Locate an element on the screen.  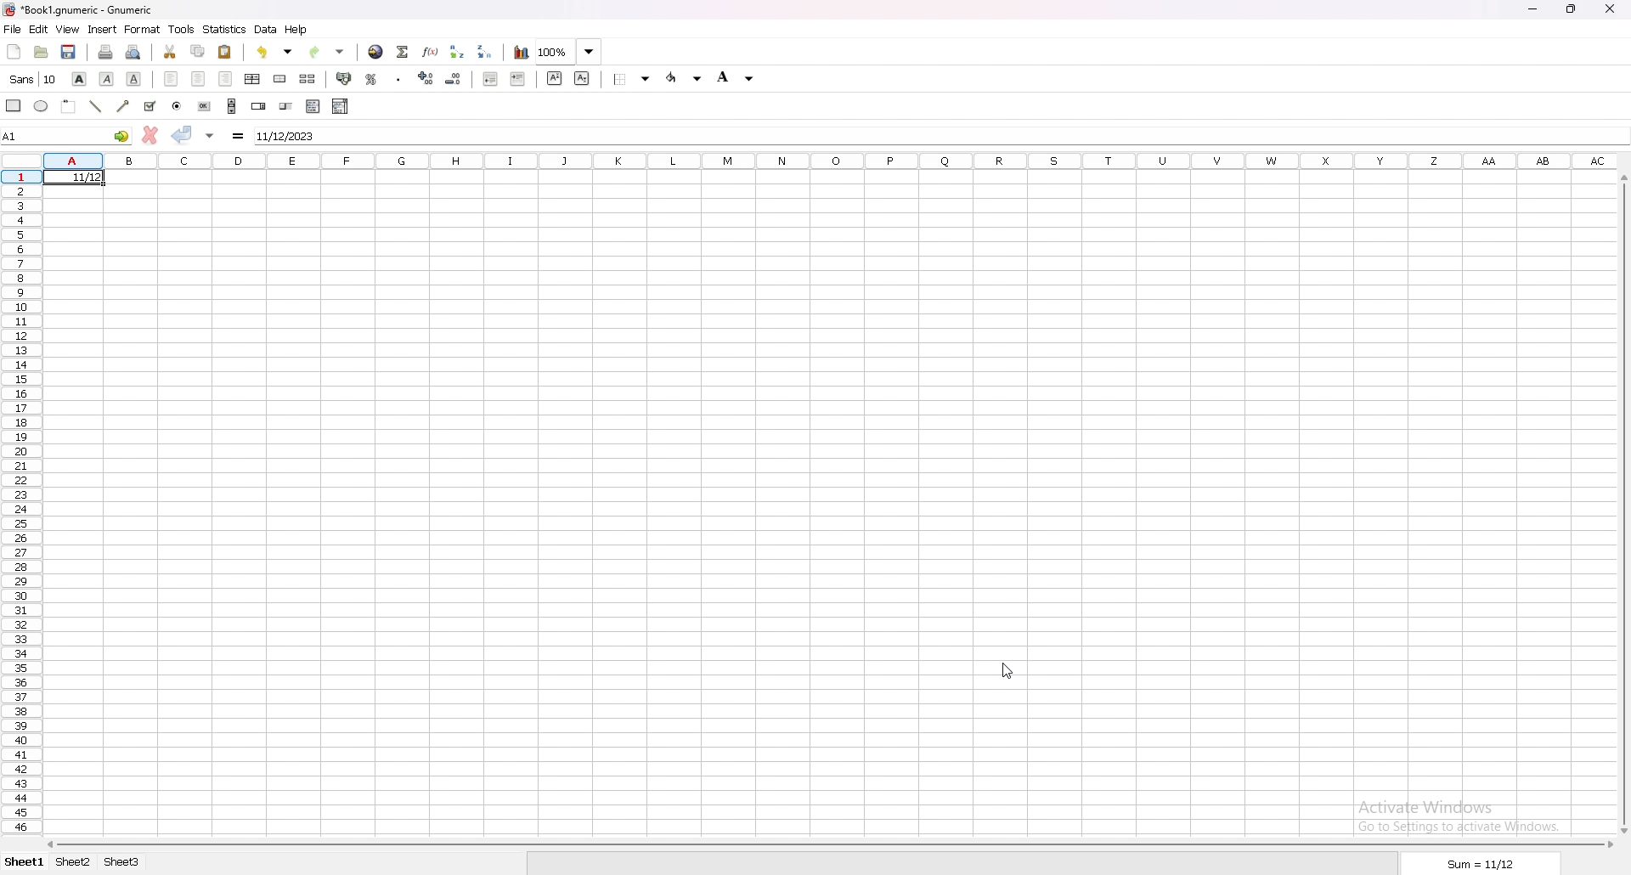
scroll bar is located at coordinates (832, 845).